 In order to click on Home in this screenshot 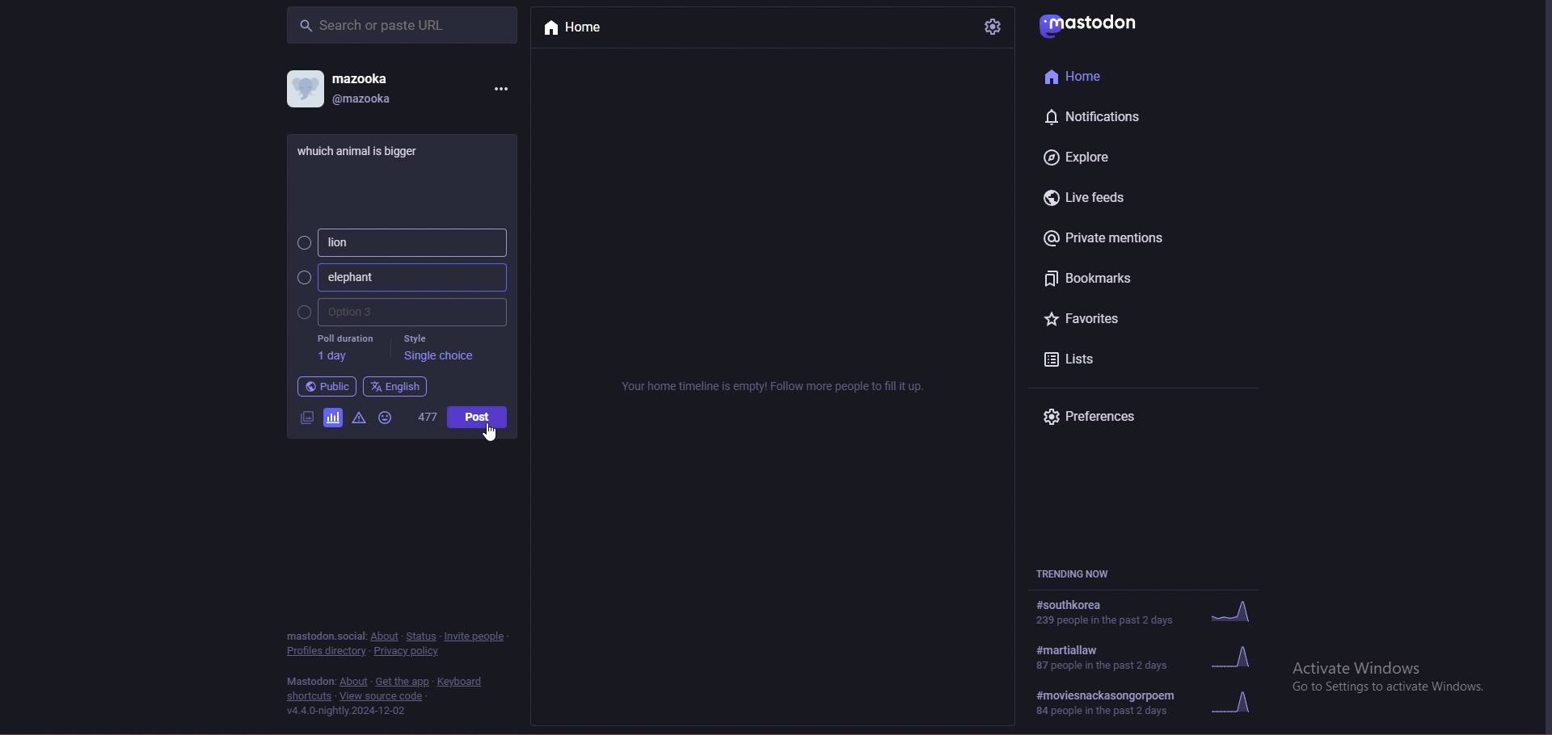, I will do `click(1079, 75)`.